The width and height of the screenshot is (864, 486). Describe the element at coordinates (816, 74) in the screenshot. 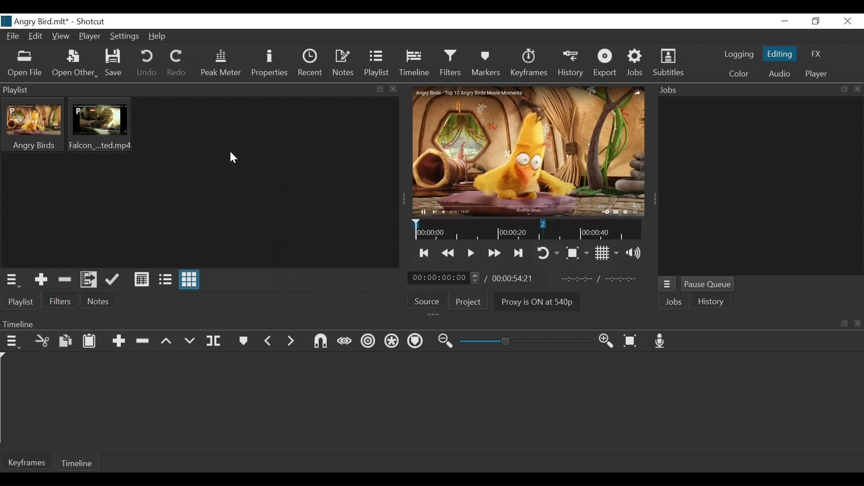

I see `Player` at that location.